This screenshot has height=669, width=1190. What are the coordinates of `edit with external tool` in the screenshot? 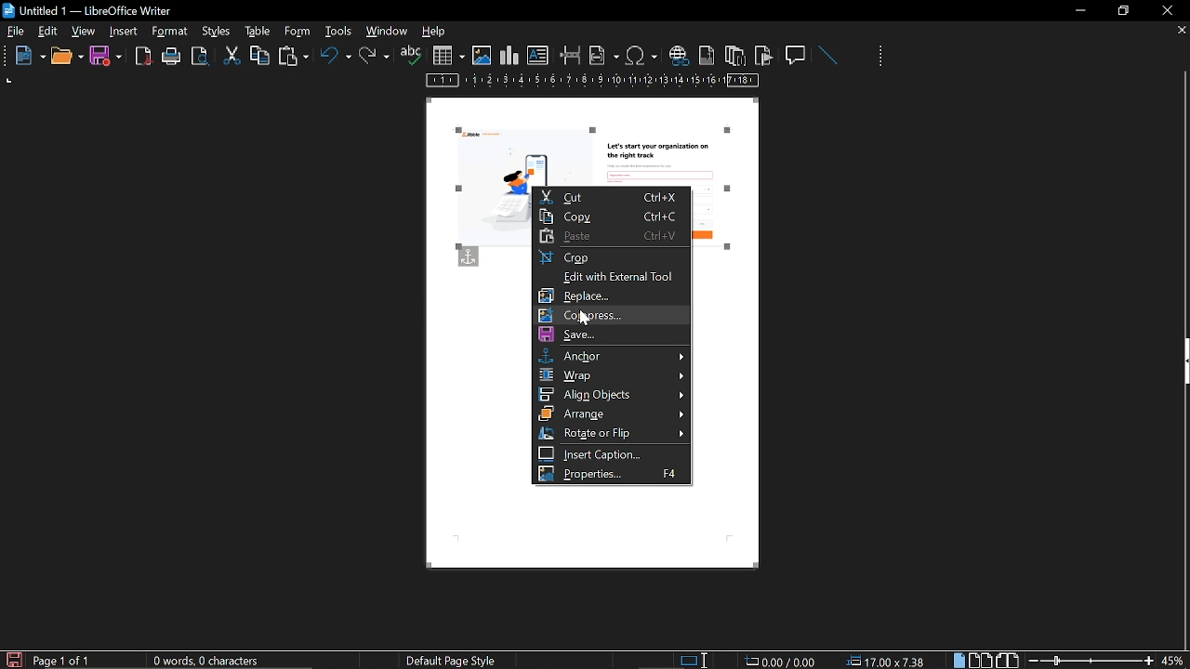 It's located at (612, 277).